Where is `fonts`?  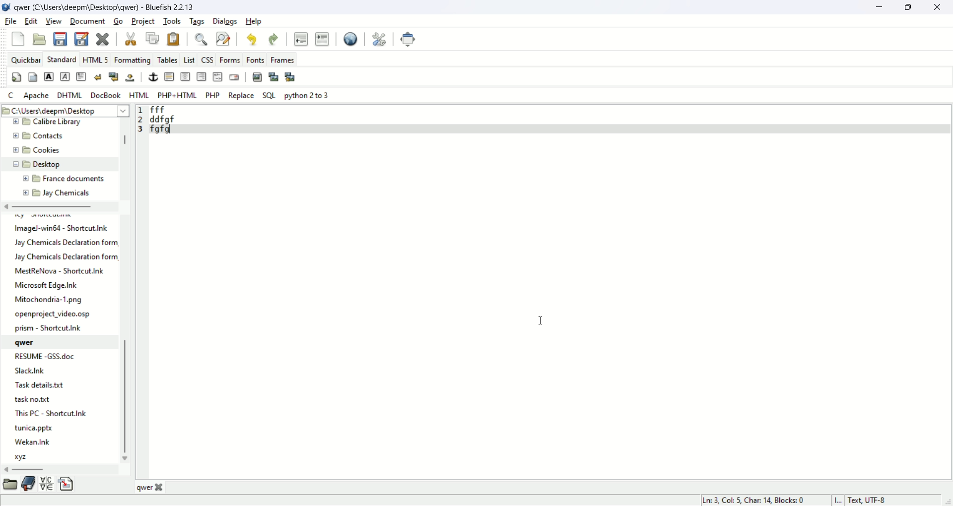
fonts is located at coordinates (255, 61).